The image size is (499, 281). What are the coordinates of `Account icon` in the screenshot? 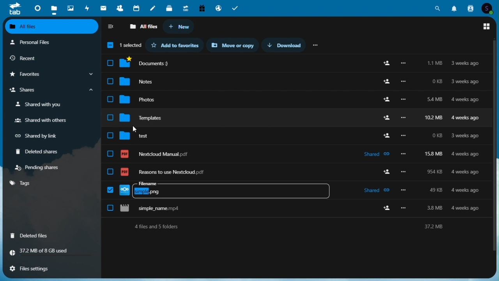 It's located at (489, 7).